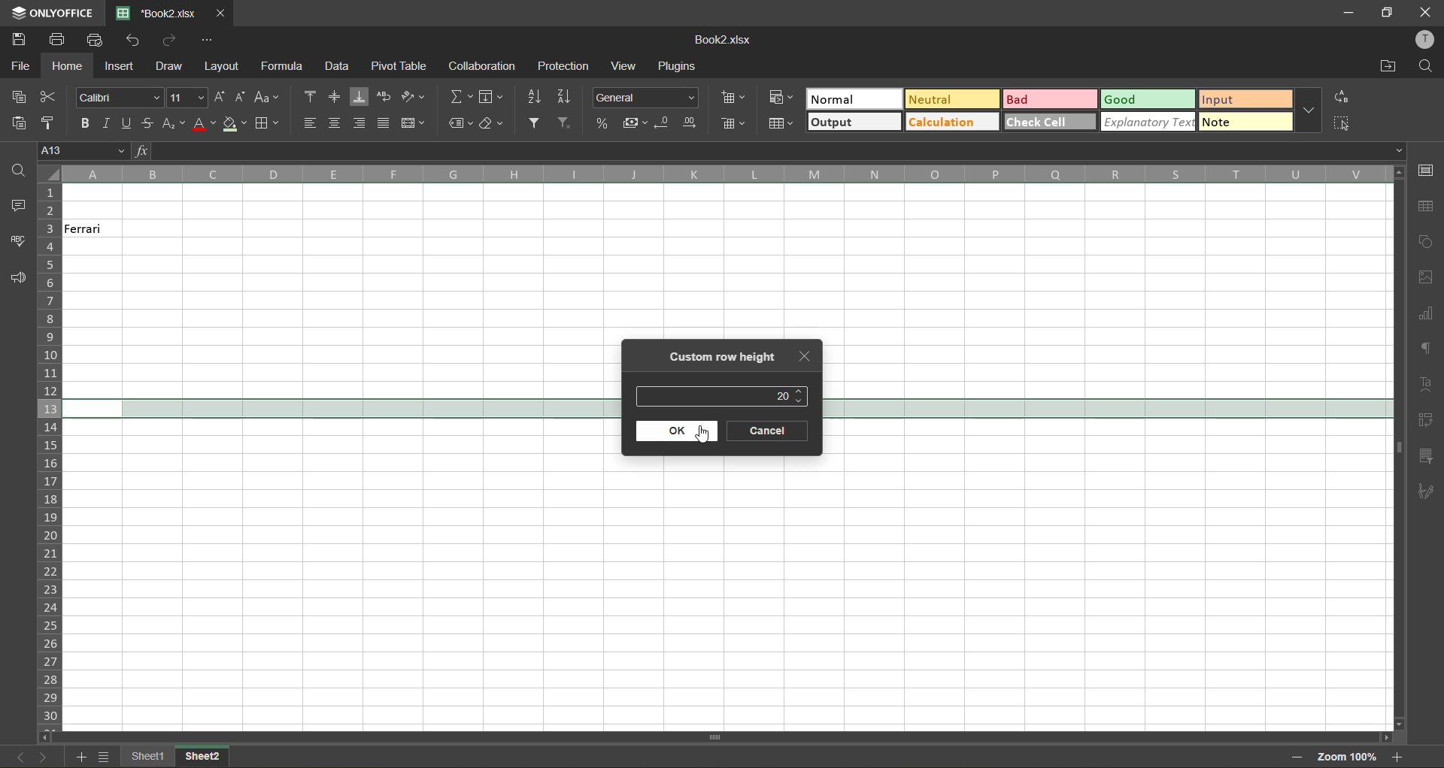 The height and width of the screenshot is (768, 1444). Describe the element at coordinates (491, 98) in the screenshot. I see `fields` at that location.